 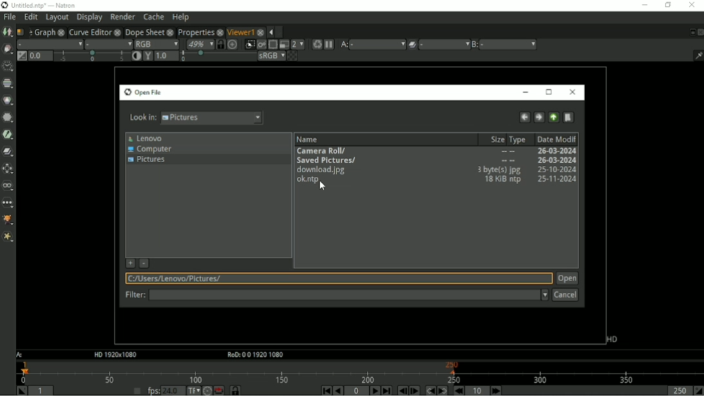 What do you see at coordinates (690, 32) in the screenshot?
I see `Float pane` at bounding box center [690, 32].